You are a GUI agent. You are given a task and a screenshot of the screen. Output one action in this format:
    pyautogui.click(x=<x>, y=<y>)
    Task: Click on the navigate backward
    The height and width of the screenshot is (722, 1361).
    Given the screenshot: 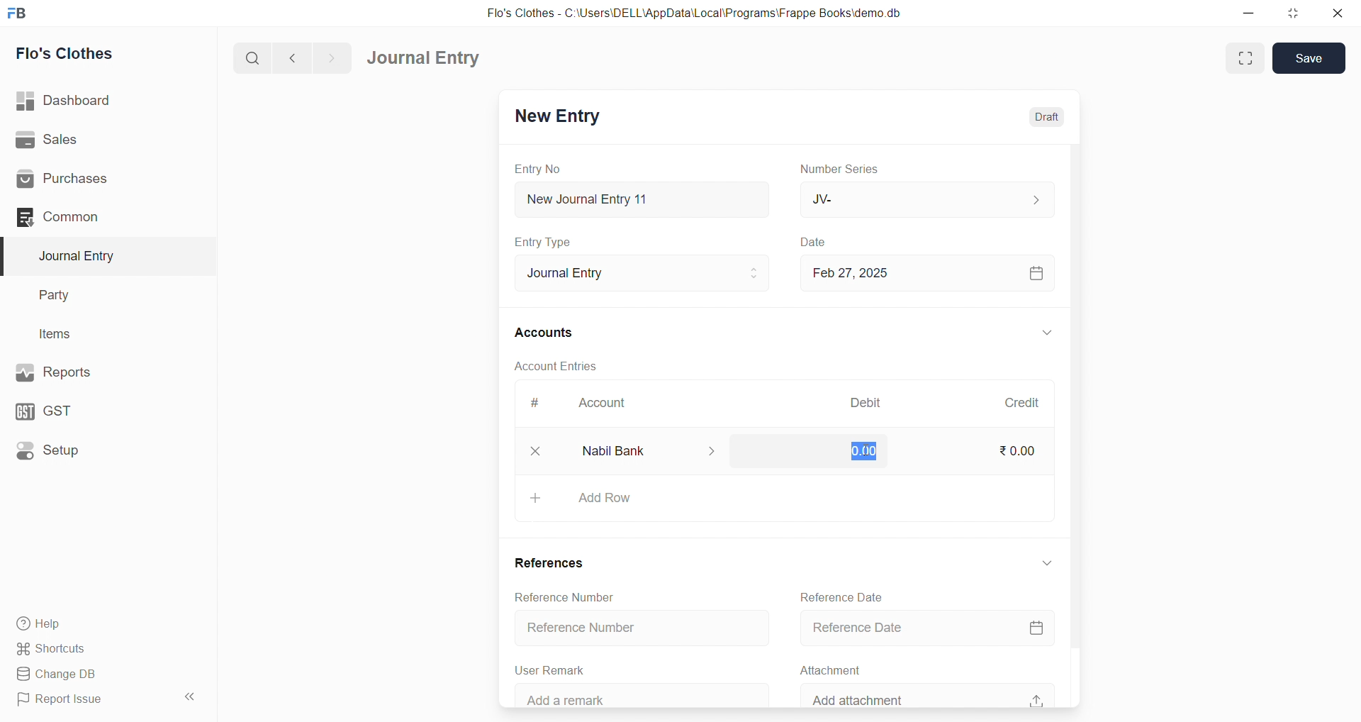 What is the action you would take?
    pyautogui.click(x=294, y=59)
    